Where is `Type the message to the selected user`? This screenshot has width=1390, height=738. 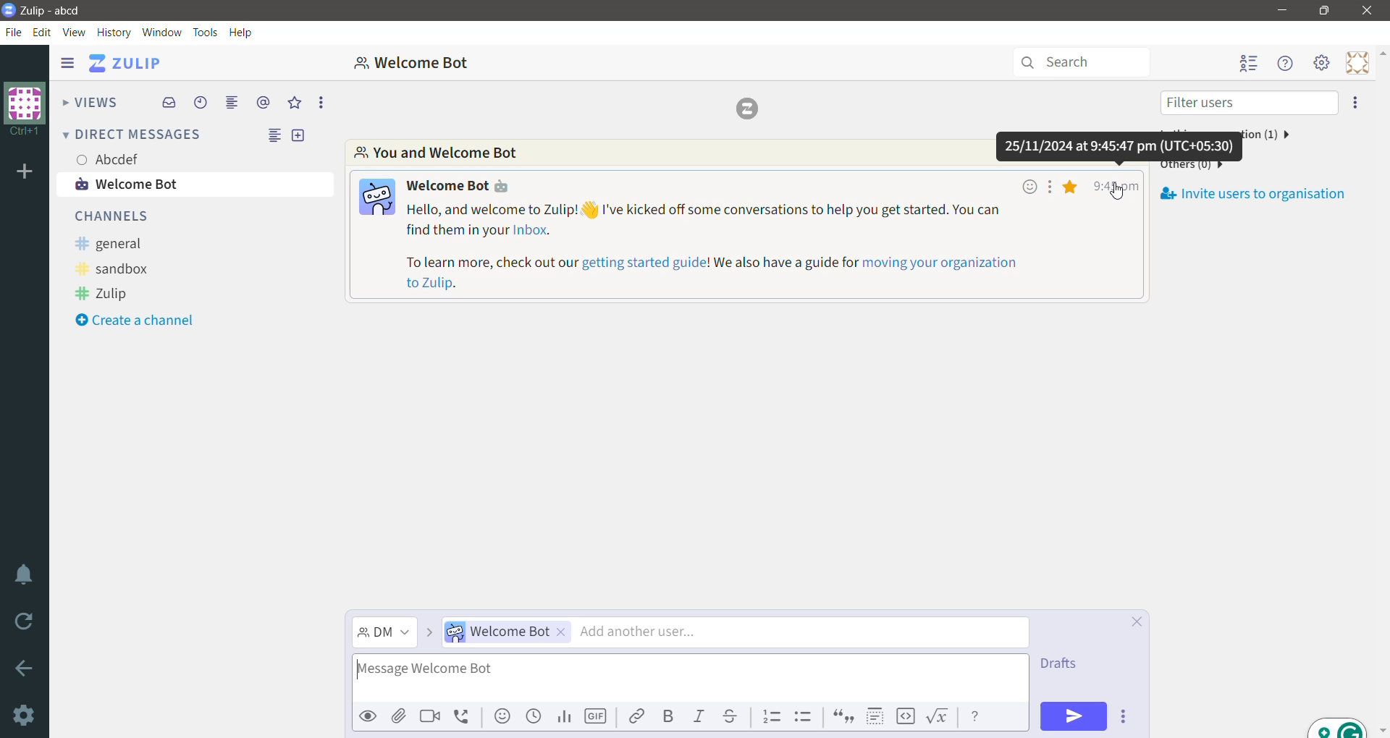
Type the message to the selected user is located at coordinates (690, 678).